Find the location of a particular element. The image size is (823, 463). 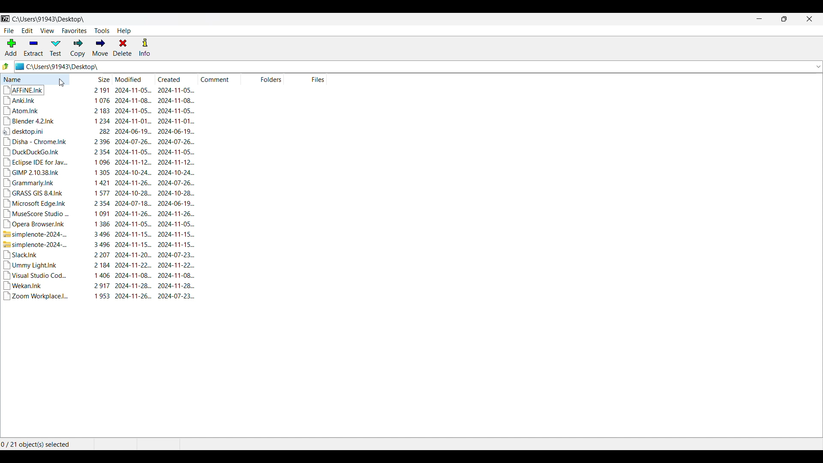

Go to previous folder is located at coordinates (6, 66).